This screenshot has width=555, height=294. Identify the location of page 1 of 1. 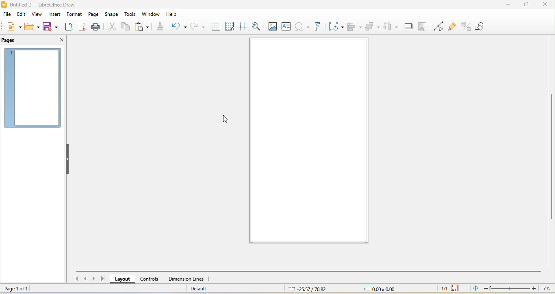
(20, 289).